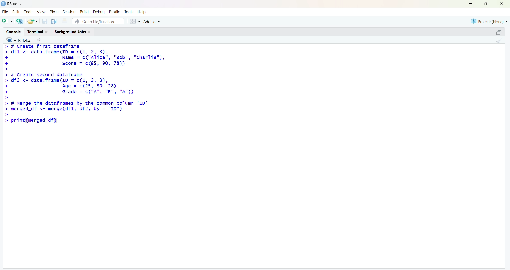 This screenshot has height=270, width=510. Describe the element at coordinates (98, 21) in the screenshot. I see `Go to file/function` at that location.